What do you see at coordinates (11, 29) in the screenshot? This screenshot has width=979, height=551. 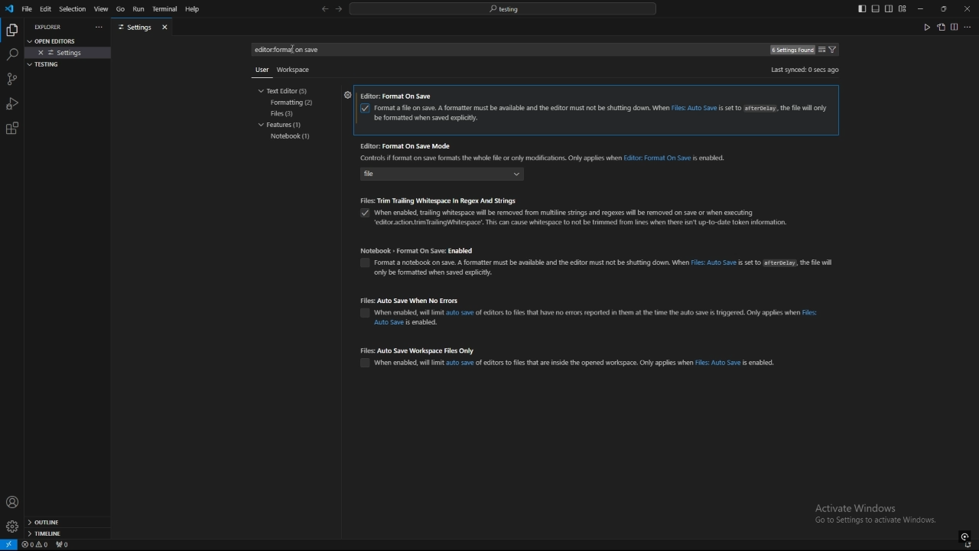 I see `explore` at bounding box center [11, 29].